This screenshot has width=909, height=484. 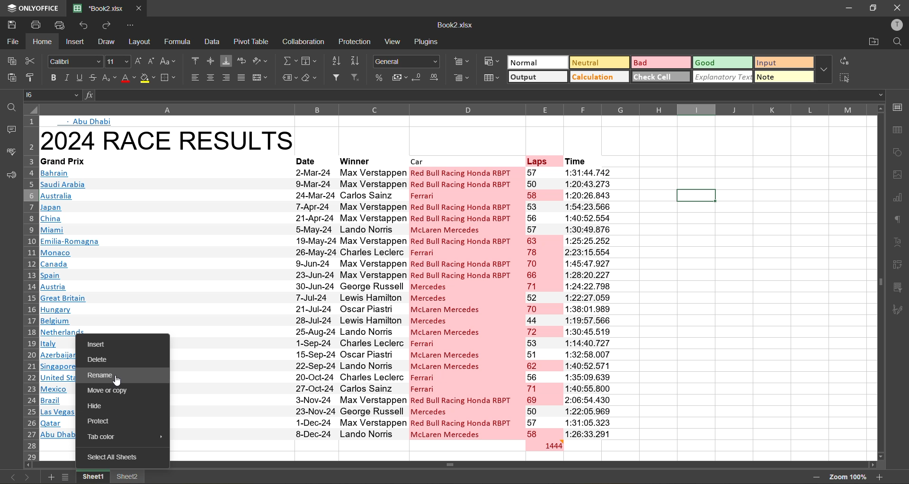 I want to click on select all, so click(x=844, y=77).